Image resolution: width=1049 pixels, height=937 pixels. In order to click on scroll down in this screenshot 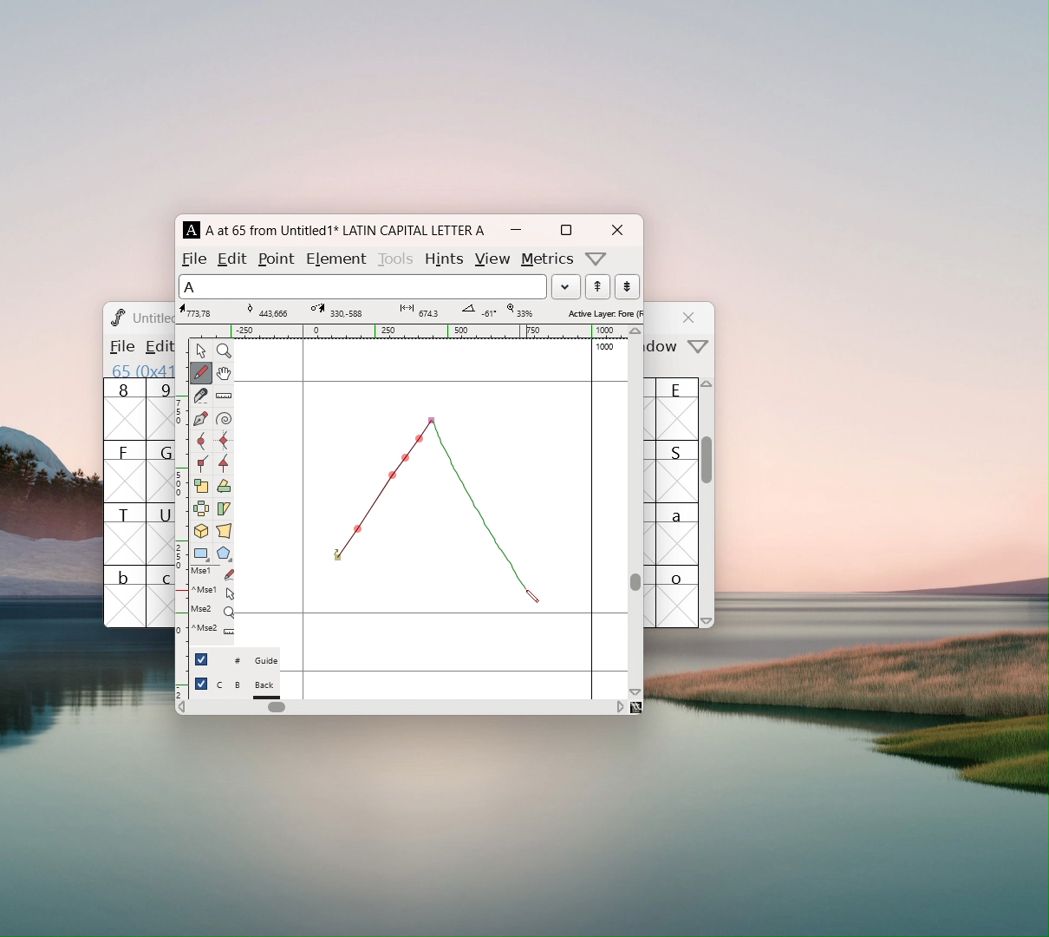, I will do `click(707, 620)`.